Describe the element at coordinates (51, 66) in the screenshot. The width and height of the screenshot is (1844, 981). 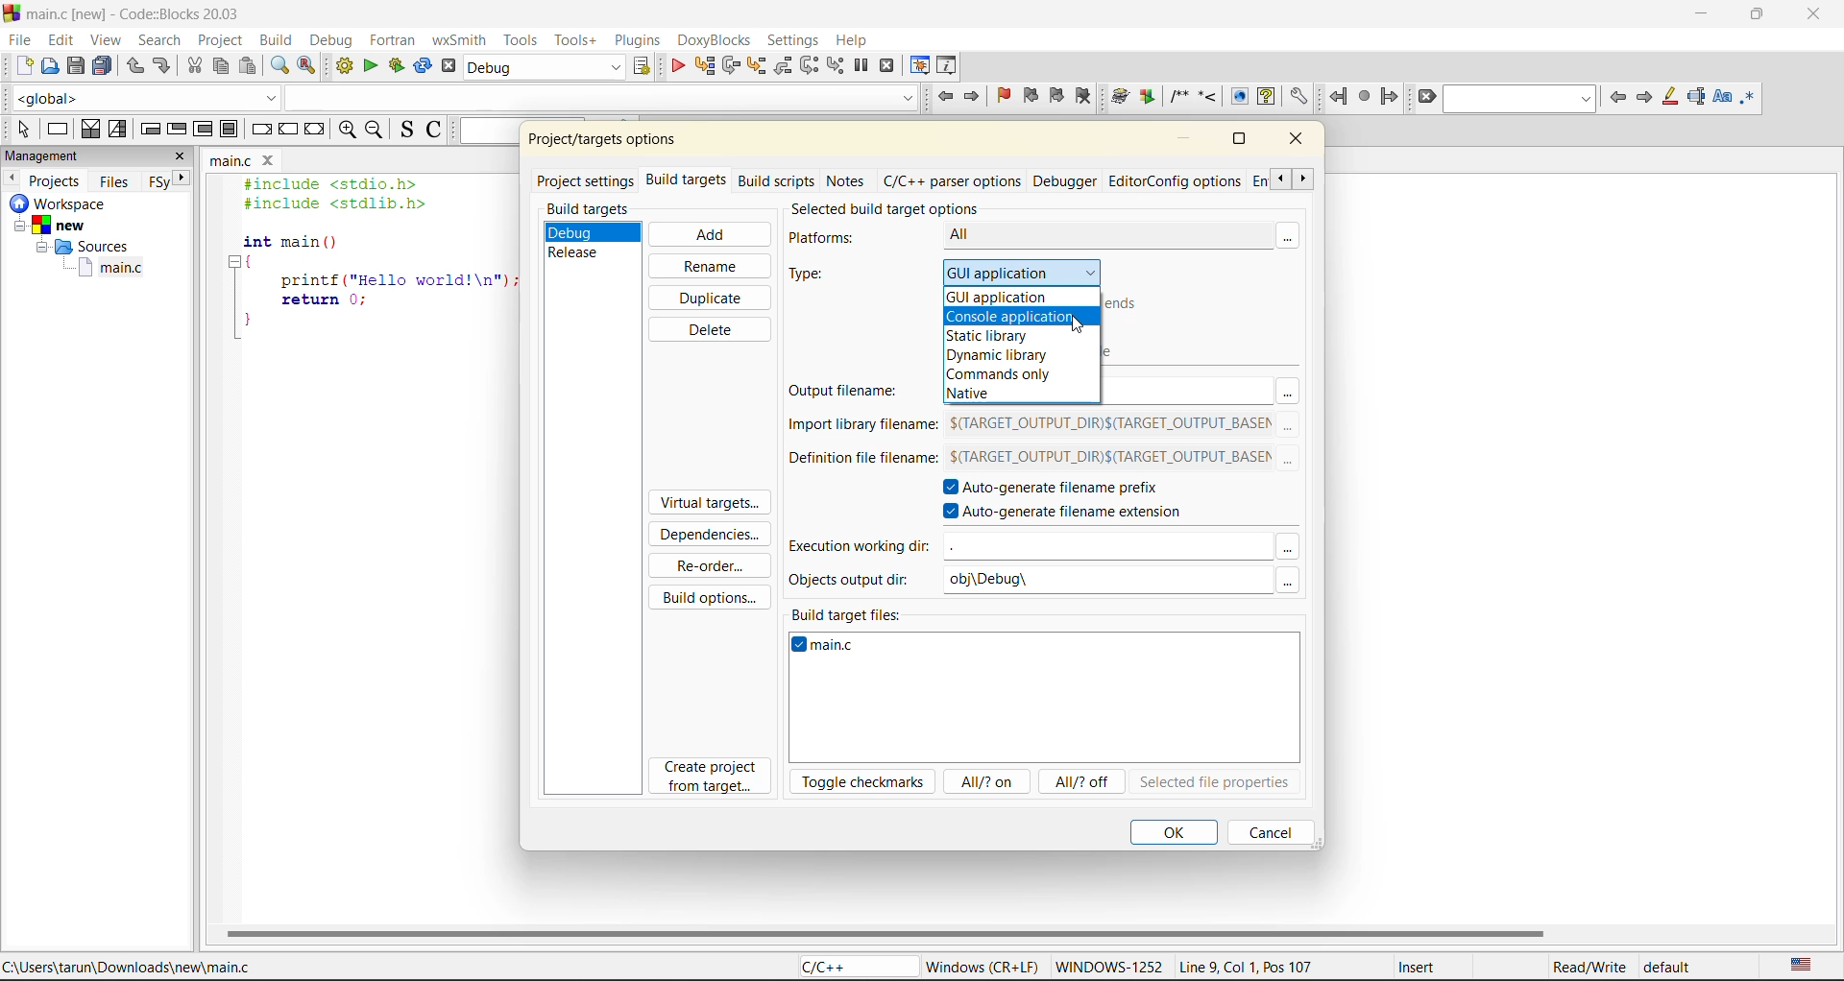
I see `open` at that location.